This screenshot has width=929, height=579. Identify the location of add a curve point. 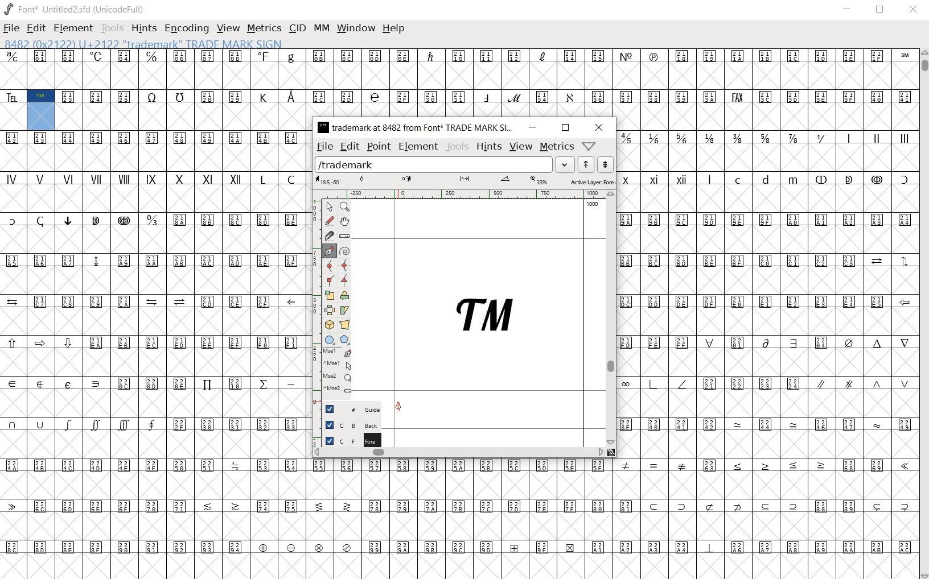
(329, 264).